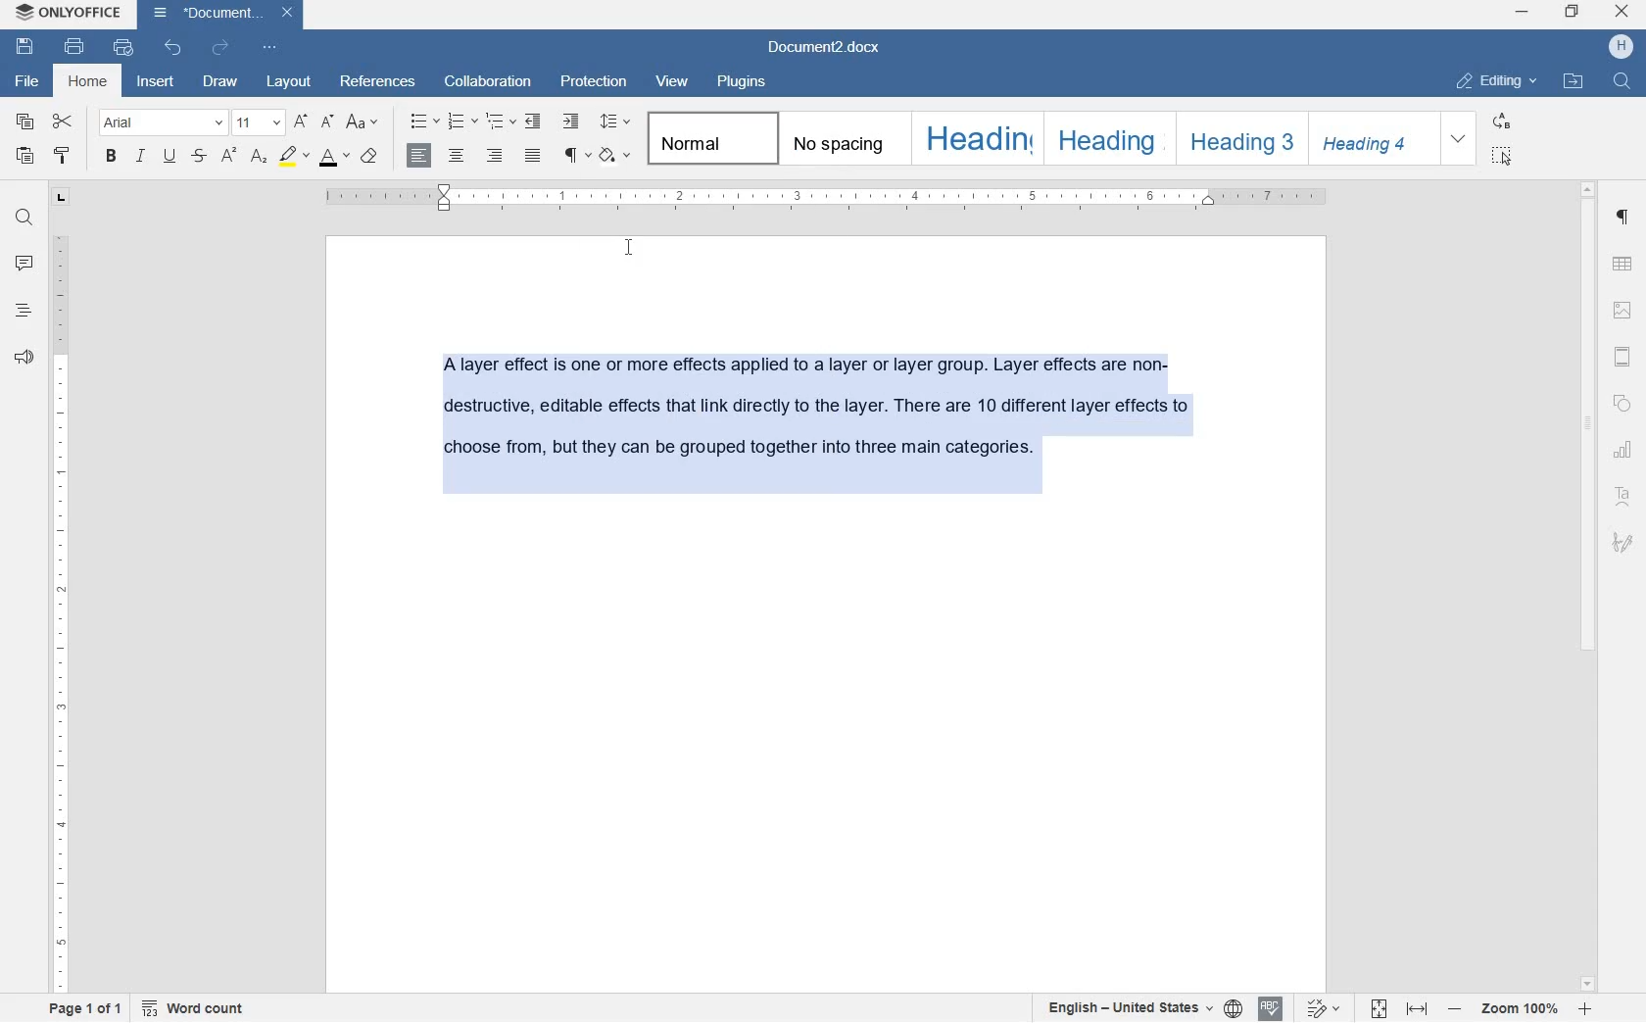 Image resolution: width=1646 pixels, height=1023 pixels. Describe the element at coordinates (67, 14) in the screenshot. I see `system name` at that location.